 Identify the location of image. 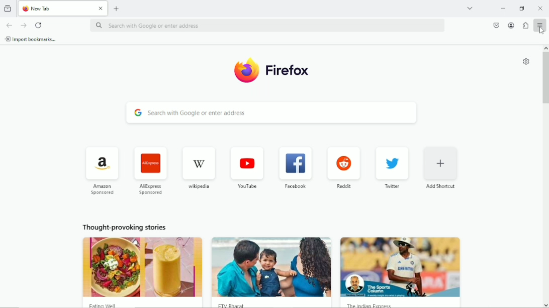
(272, 267).